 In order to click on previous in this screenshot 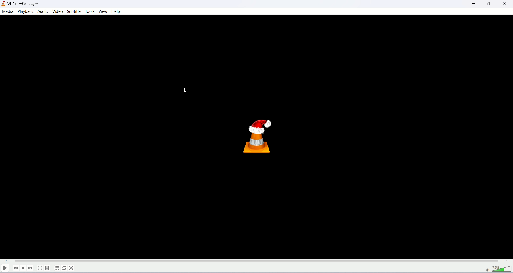, I will do `click(15, 268)`.